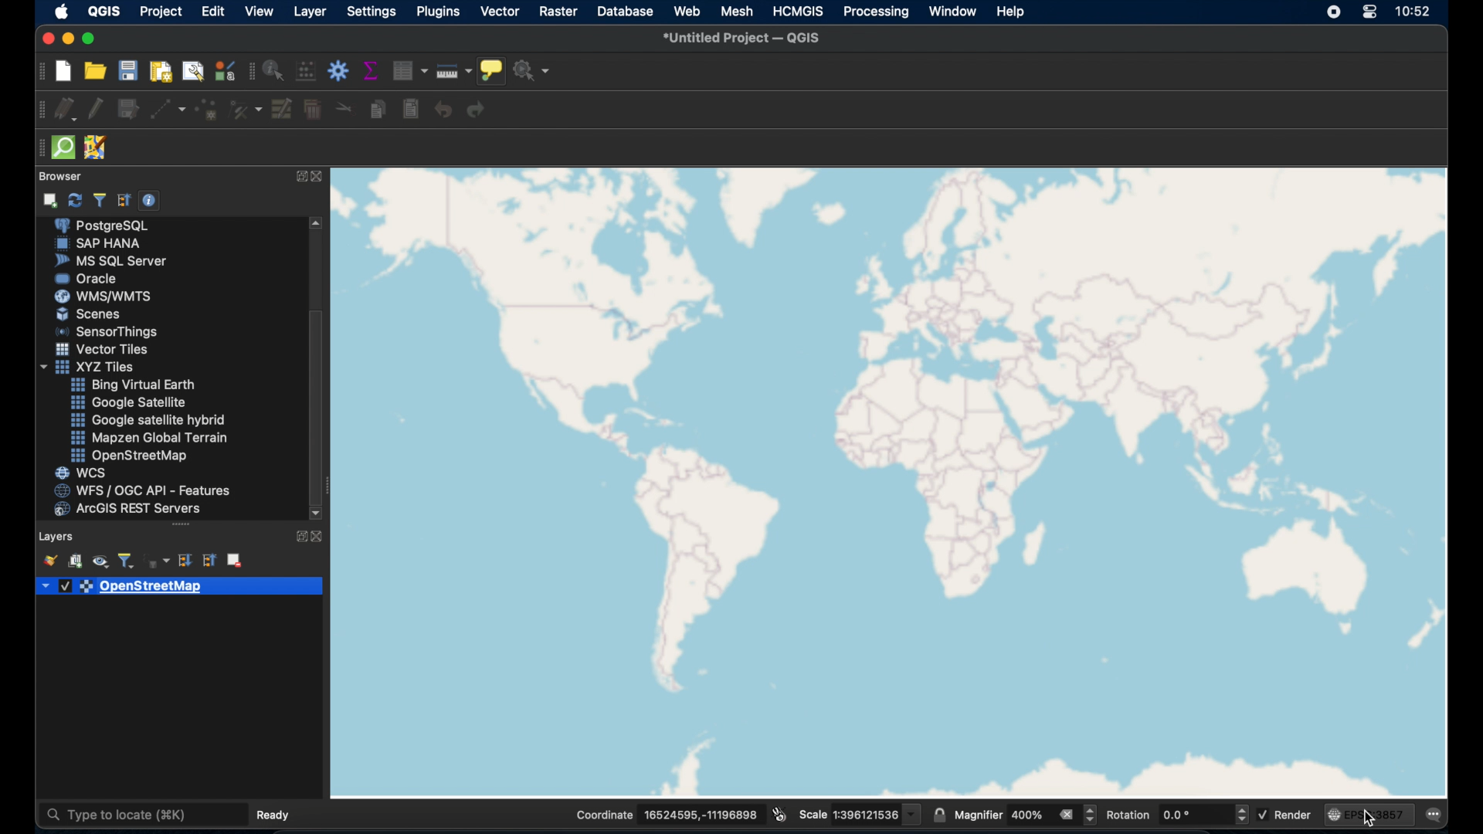 The image size is (1483, 834). What do you see at coordinates (132, 404) in the screenshot?
I see `google satellite` at bounding box center [132, 404].